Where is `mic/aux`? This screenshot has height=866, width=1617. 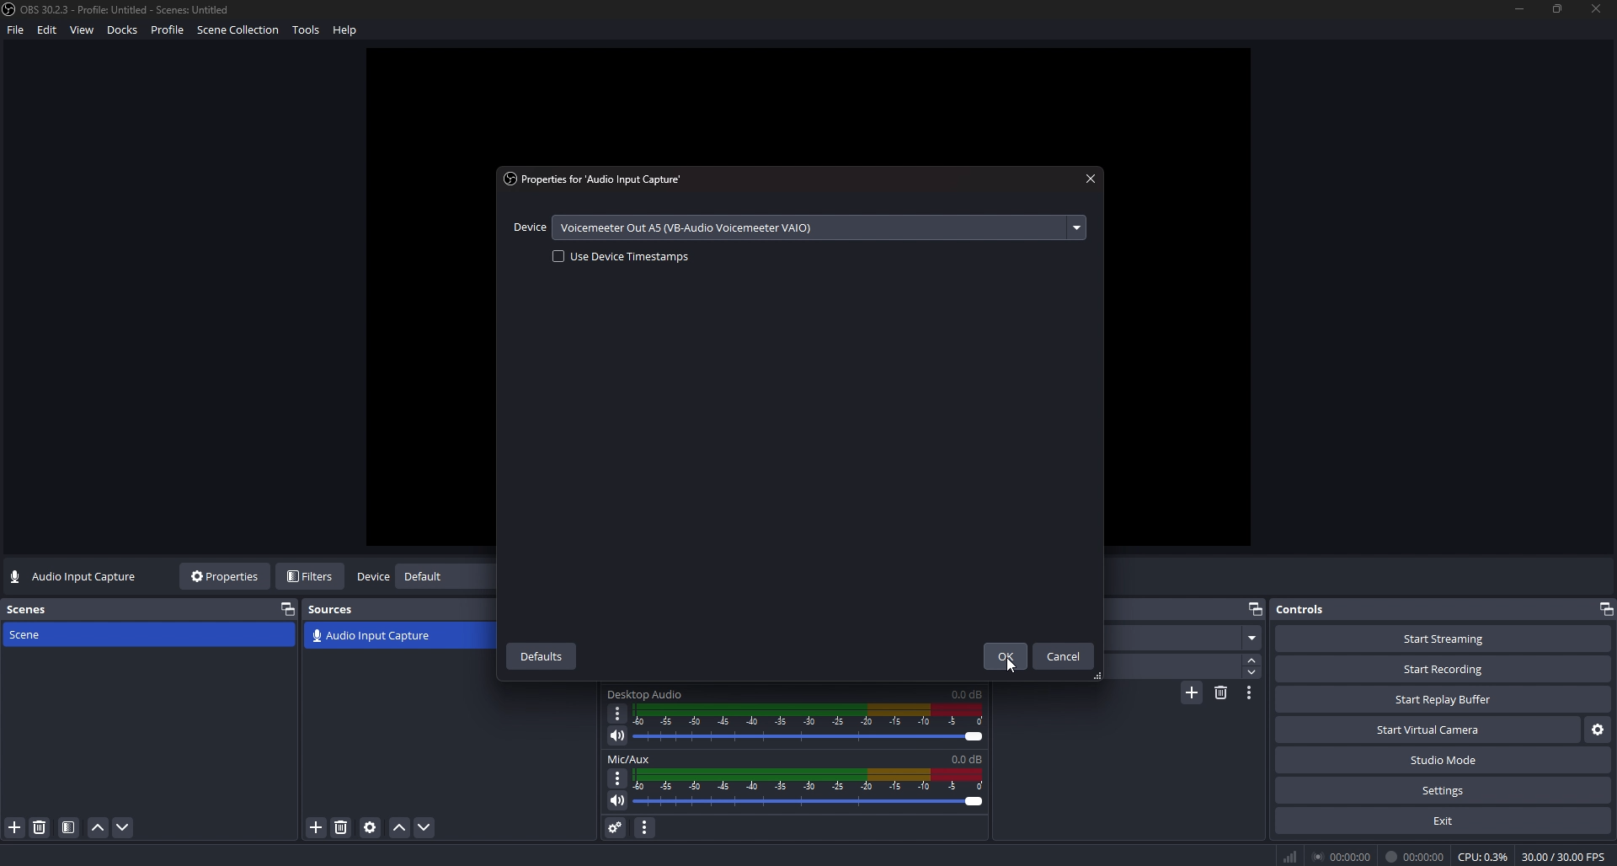
mic/aux is located at coordinates (639, 758).